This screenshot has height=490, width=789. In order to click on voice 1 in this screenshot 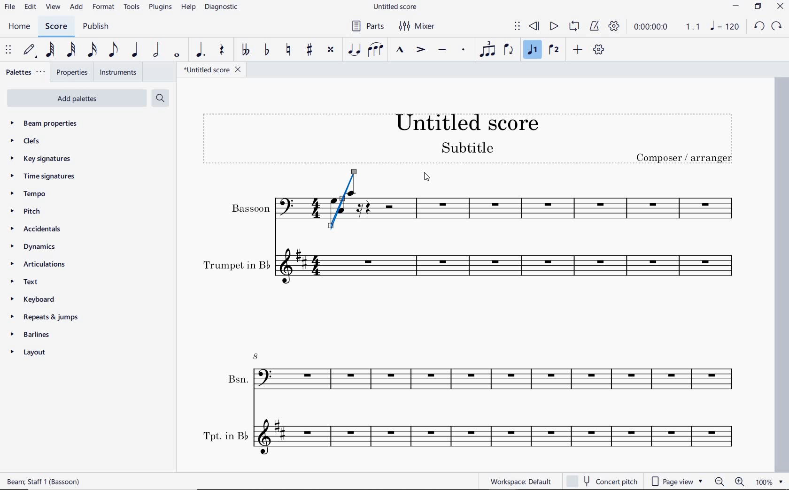, I will do `click(531, 50)`.